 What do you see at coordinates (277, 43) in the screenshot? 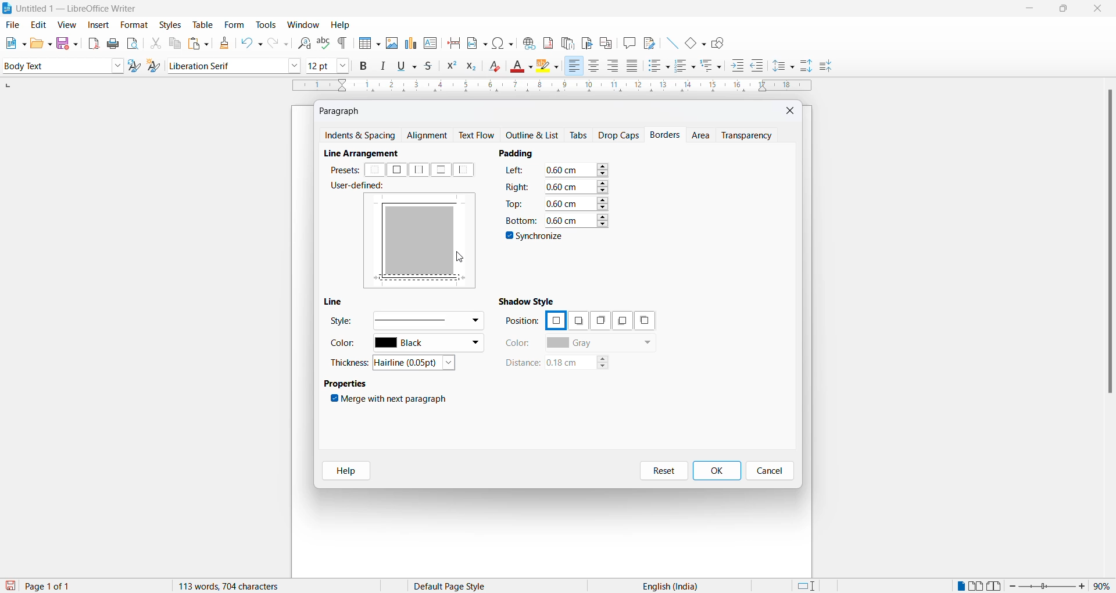
I see `redo` at bounding box center [277, 43].